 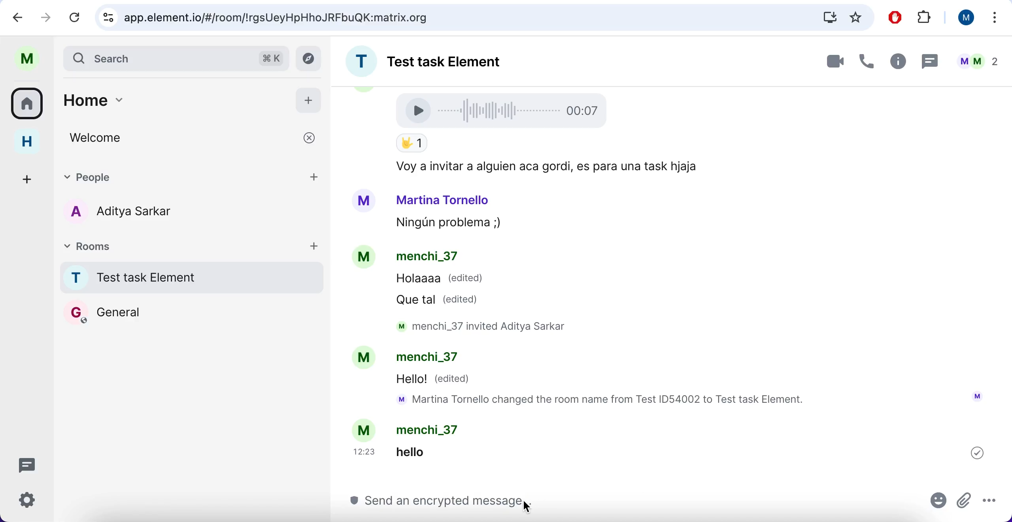 I want to click on user, so click(x=963, y=17).